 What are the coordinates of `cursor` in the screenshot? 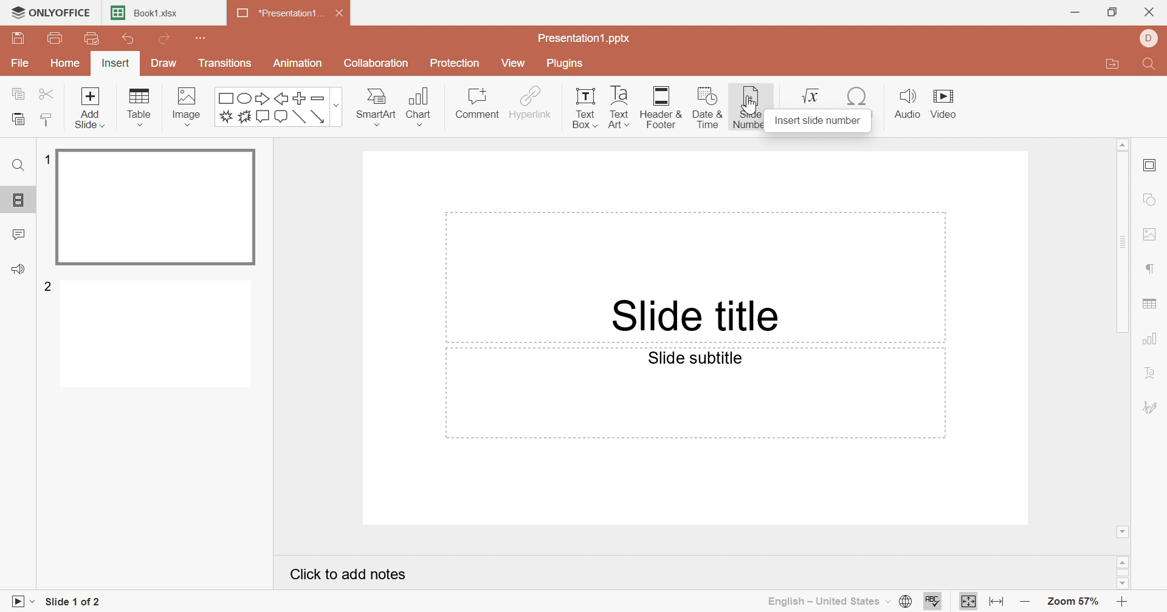 It's located at (752, 106).